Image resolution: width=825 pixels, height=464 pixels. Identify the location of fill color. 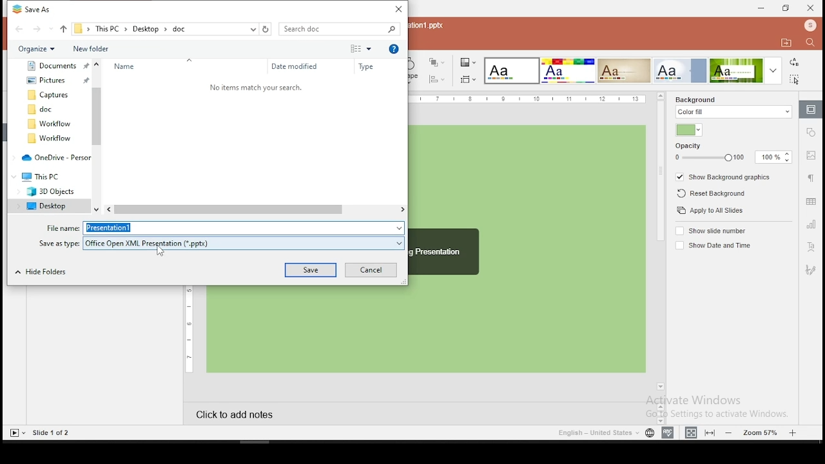
(688, 130).